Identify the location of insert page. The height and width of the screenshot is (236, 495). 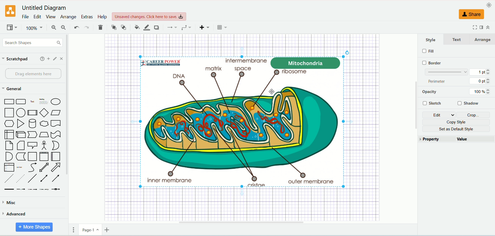
(107, 230).